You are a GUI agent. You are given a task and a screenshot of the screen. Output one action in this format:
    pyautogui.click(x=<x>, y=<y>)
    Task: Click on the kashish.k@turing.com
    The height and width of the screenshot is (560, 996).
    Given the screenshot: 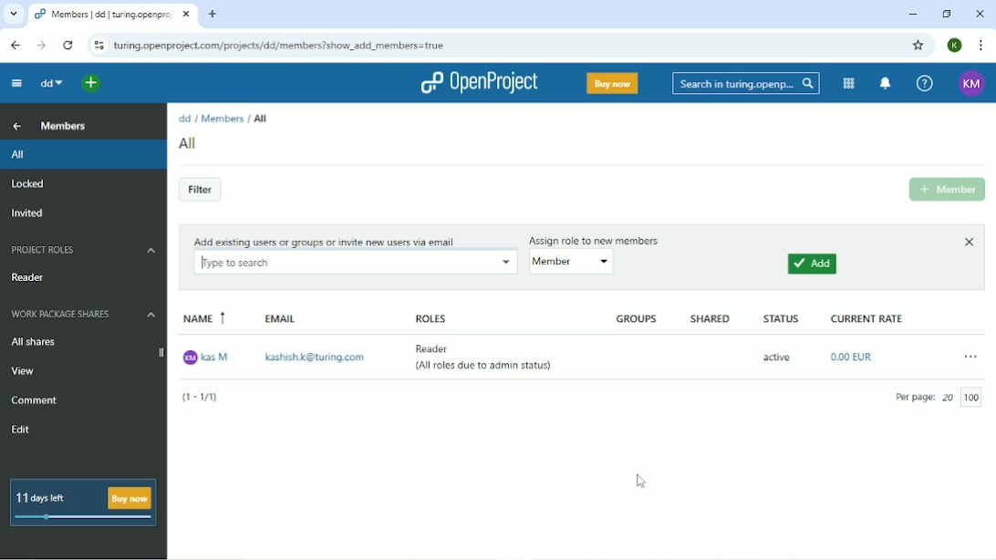 What is the action you would take?
    pyautogui.click(x=316, y=358)
    